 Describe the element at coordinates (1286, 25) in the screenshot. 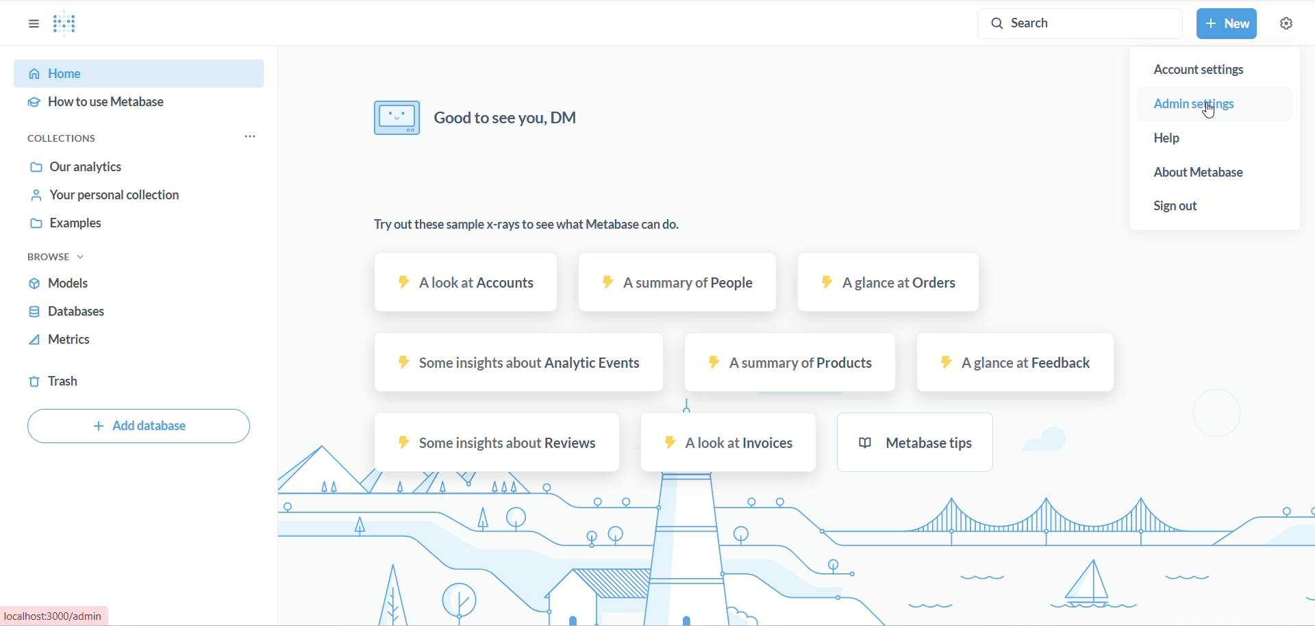

I see `SETTINGS` at that location.